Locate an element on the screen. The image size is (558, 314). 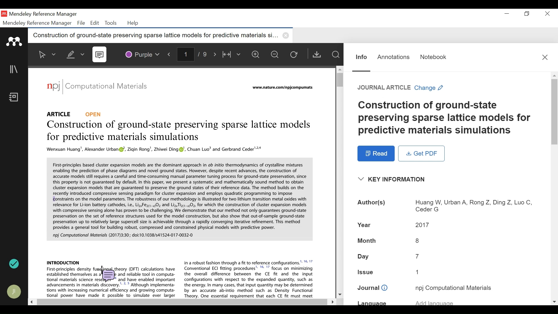
File is located at coordinates (81, 23).